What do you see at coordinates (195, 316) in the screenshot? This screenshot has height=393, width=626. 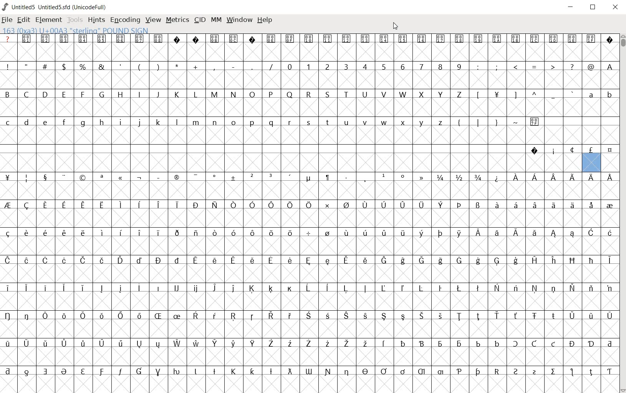 I see `Symbol` at bounding box center [195, 316].